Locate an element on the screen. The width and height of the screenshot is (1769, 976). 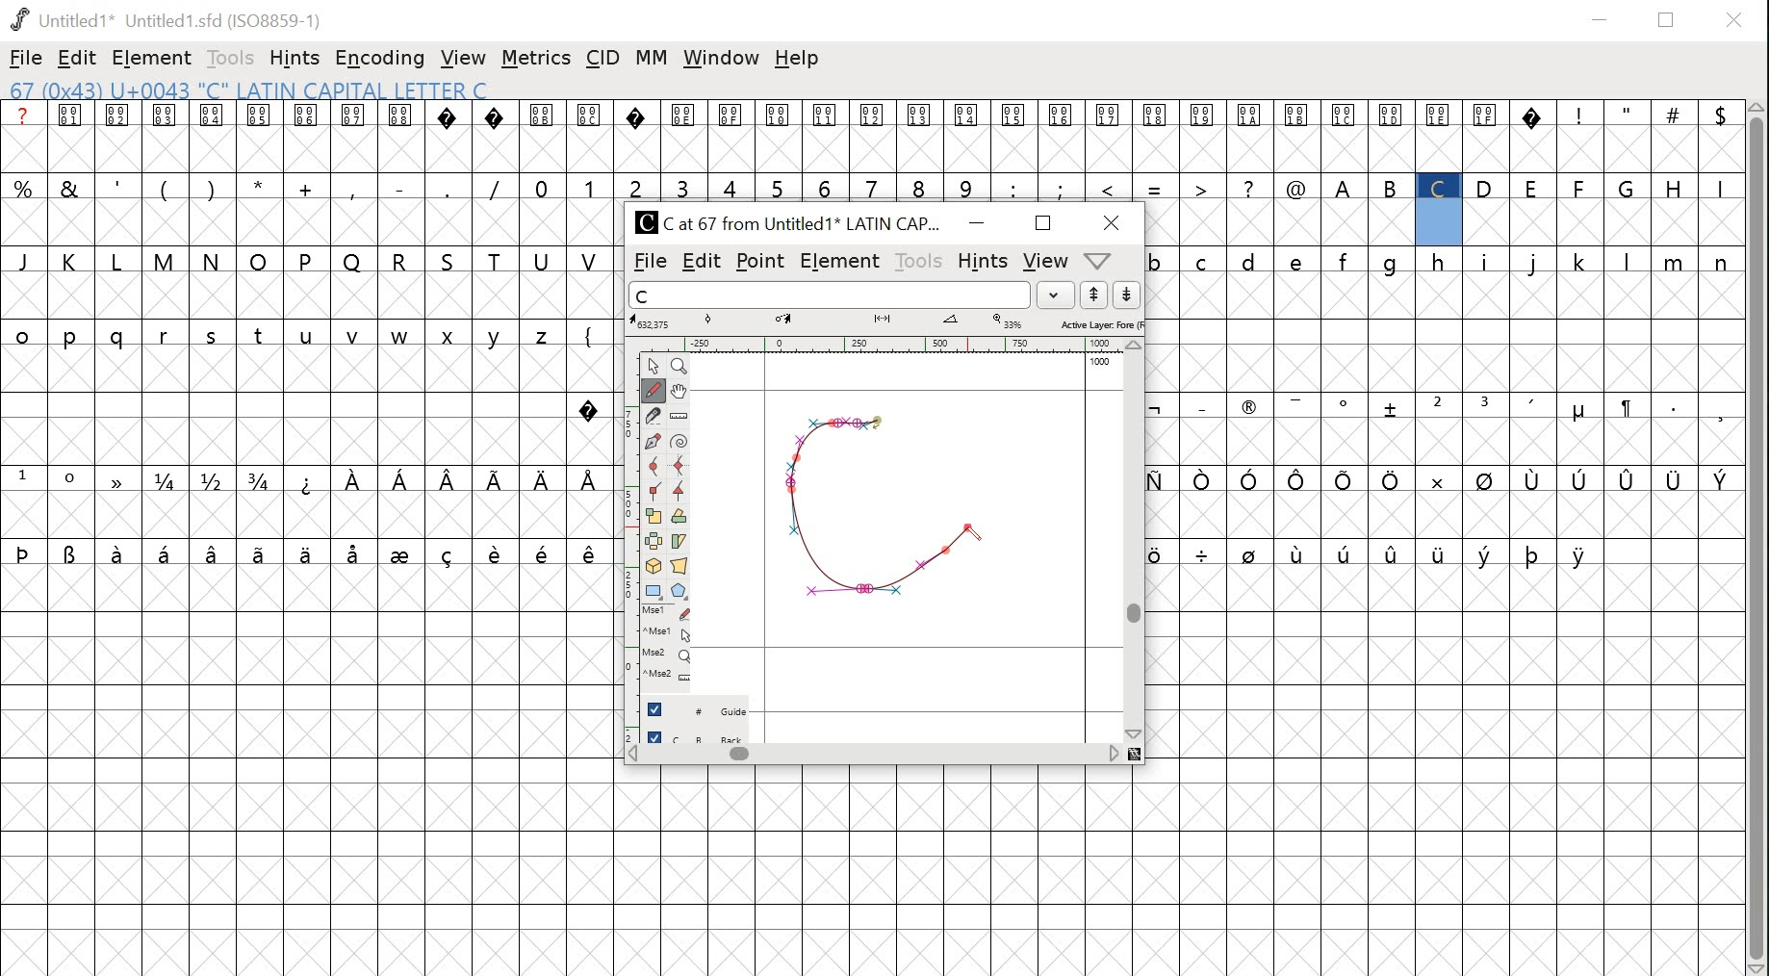
curve is located at coordinates (657, 467).